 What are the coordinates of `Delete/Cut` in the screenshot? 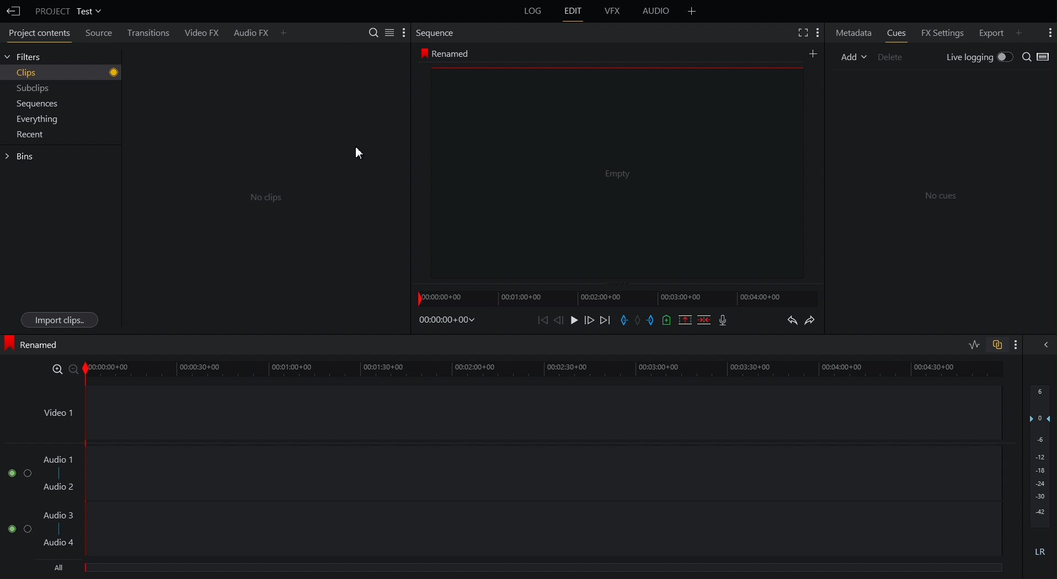 It's located at (703, 320).